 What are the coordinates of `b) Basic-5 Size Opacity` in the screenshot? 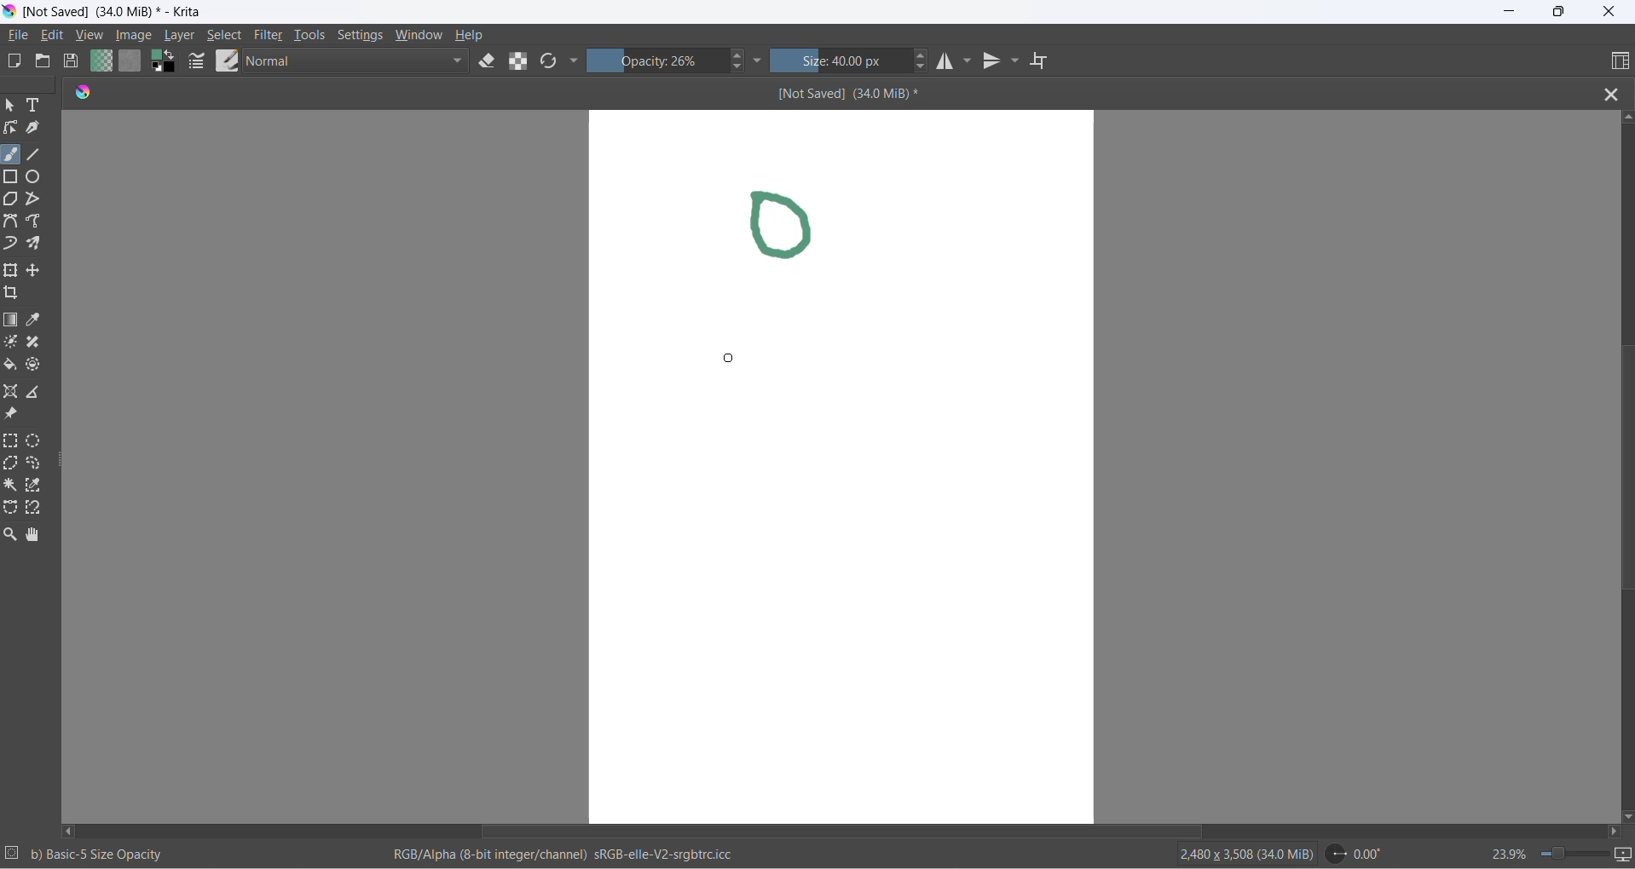 It's located at (100, 853).